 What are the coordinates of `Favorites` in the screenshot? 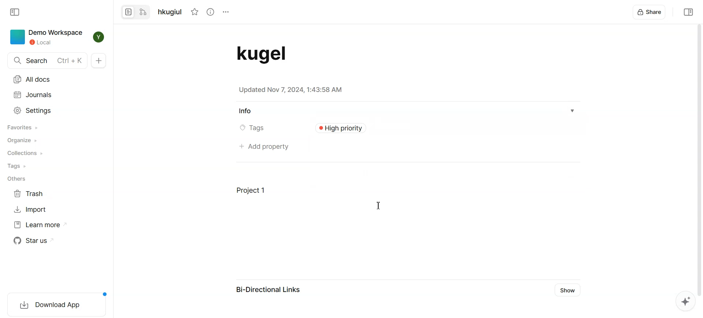 It's located at (22, 127).